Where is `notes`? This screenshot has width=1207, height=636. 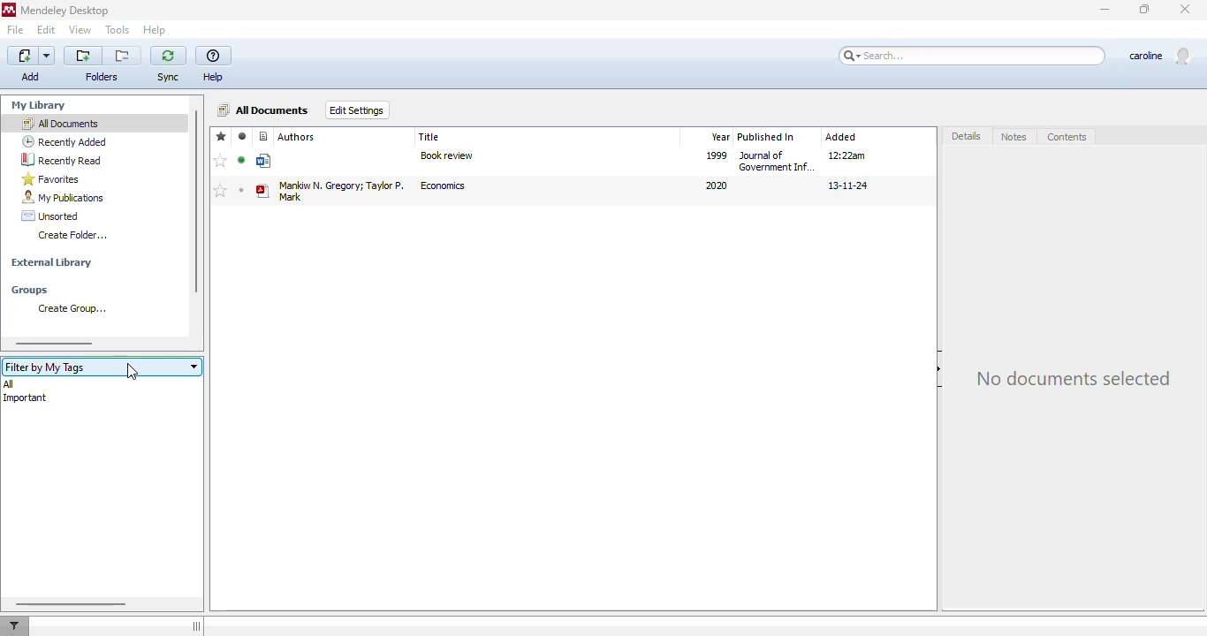
notes is located at coordinates (1013, 137).